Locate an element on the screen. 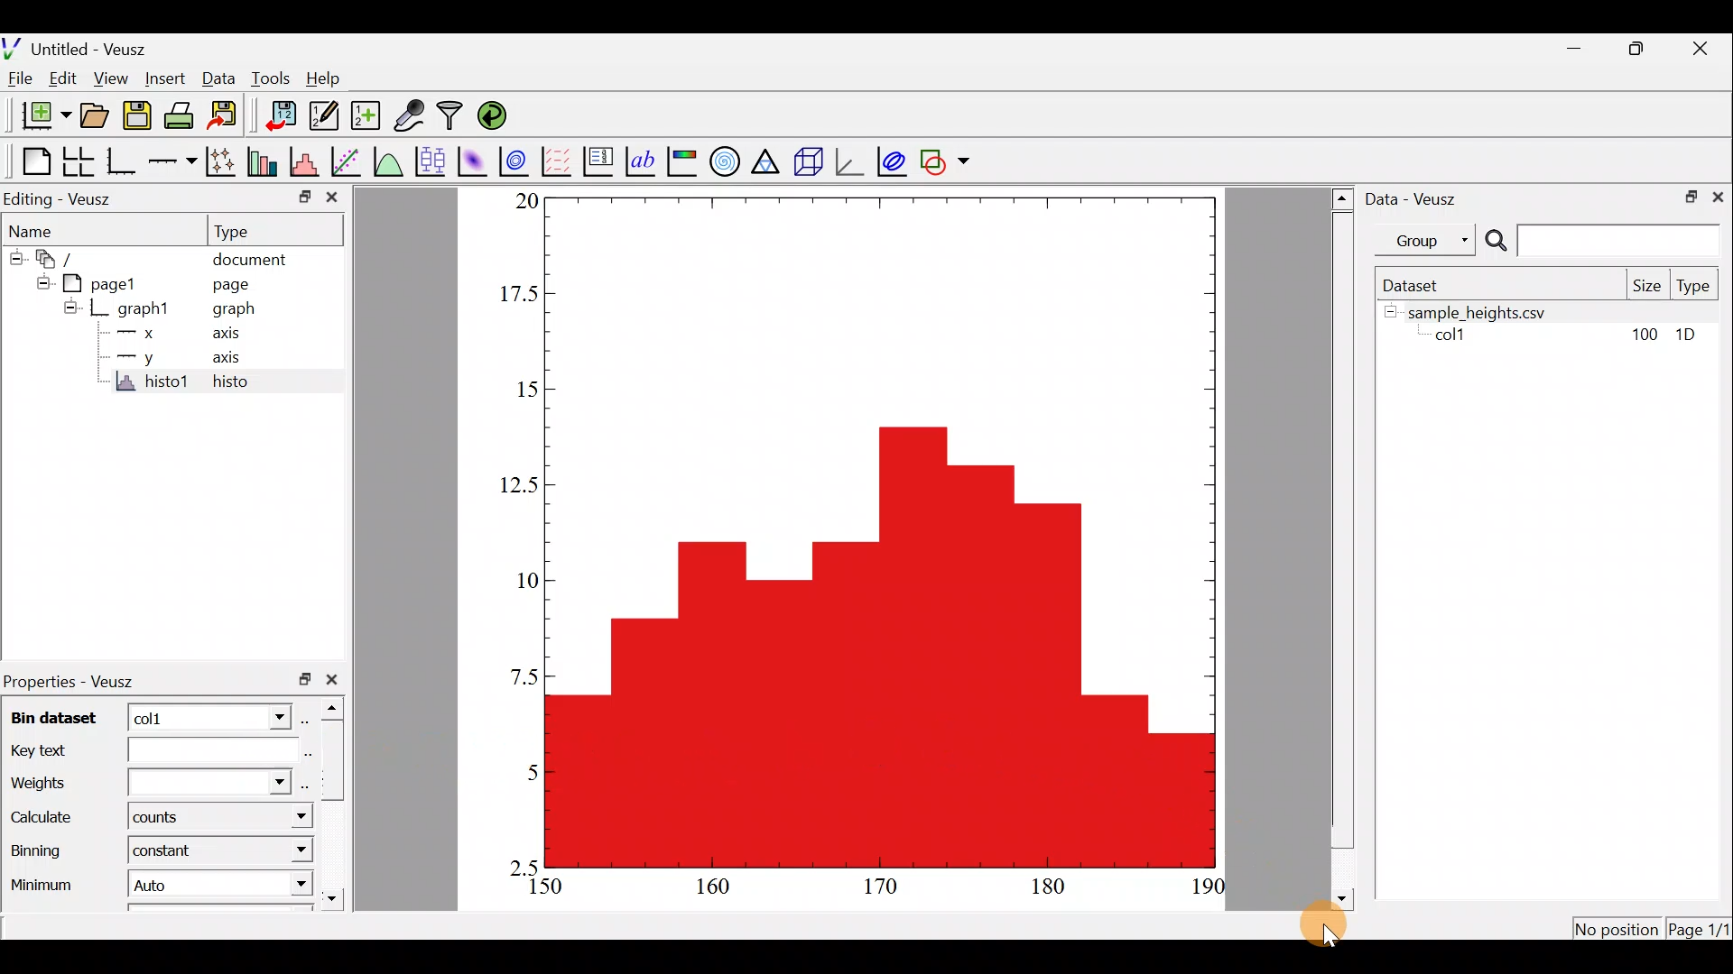  Dataset is located at coordinates (1421, 285).